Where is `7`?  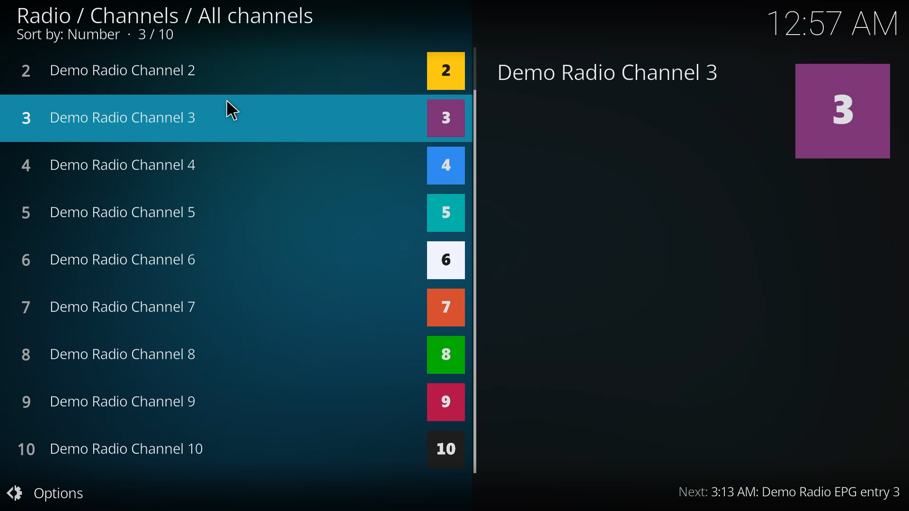
7 is located at coordinates (445, 308).